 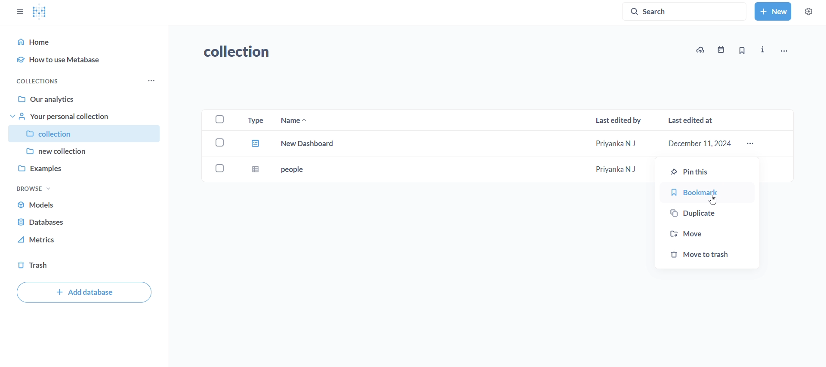 What do you see at coordinates (88, 60) in the screenshot?
I see `how to use metabase` at bounding box center [88, 60].